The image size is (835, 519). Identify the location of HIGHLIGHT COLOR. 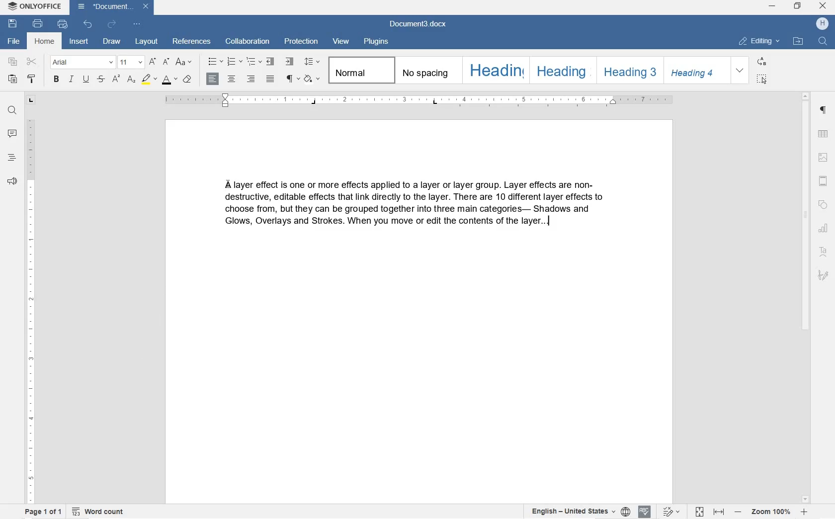
(148, 81).